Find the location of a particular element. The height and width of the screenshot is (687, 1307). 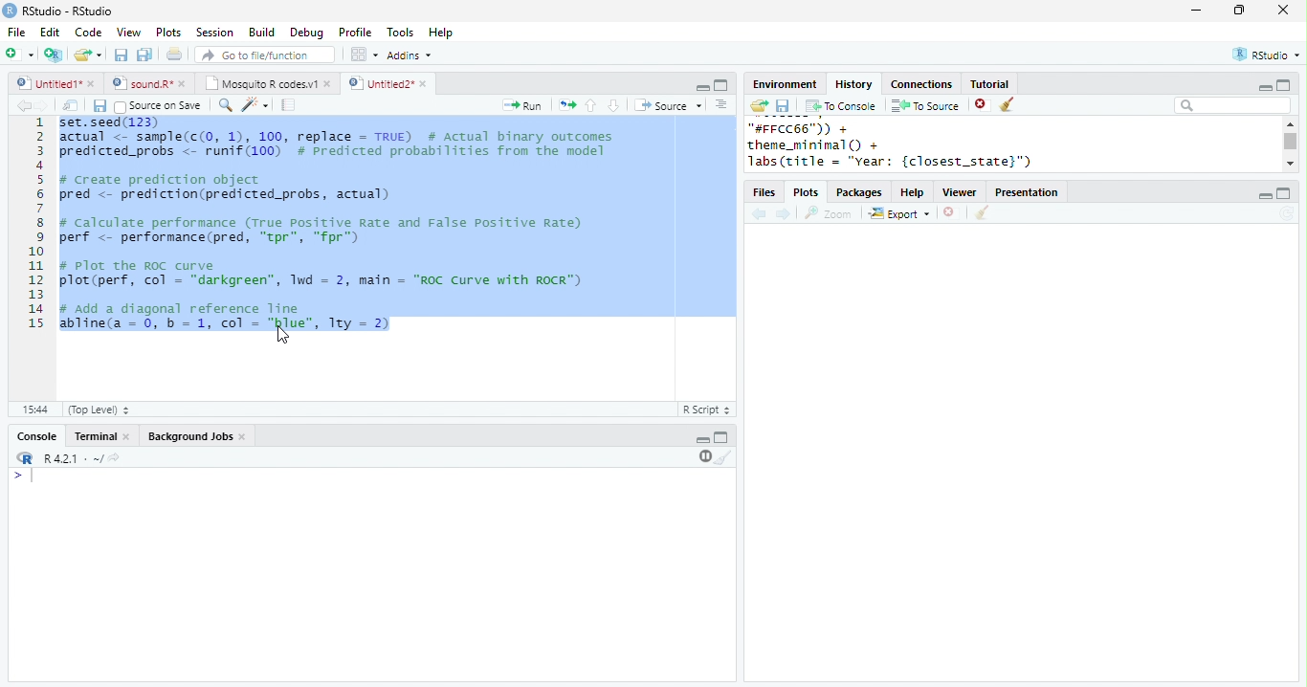

minimize is located at coordinates (1195, 10).